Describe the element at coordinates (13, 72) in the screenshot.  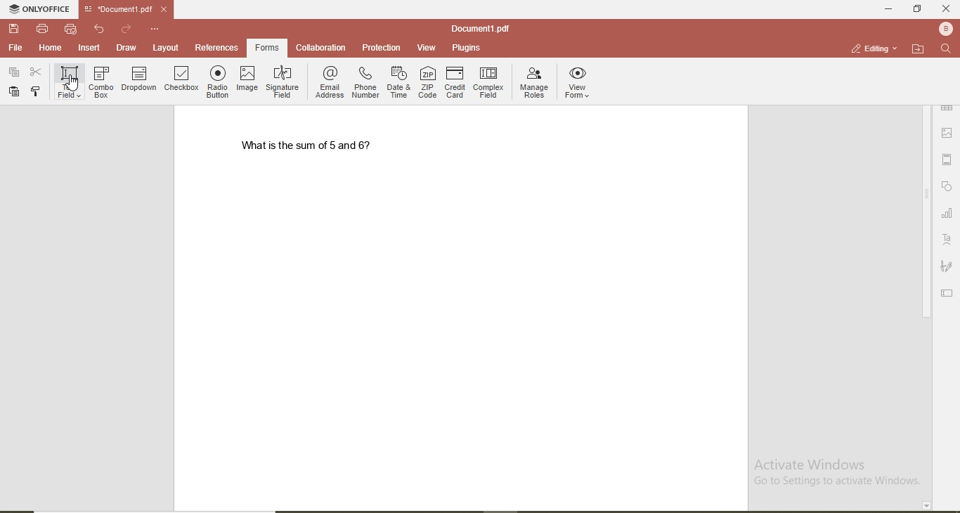
I see `paste special` at that location.